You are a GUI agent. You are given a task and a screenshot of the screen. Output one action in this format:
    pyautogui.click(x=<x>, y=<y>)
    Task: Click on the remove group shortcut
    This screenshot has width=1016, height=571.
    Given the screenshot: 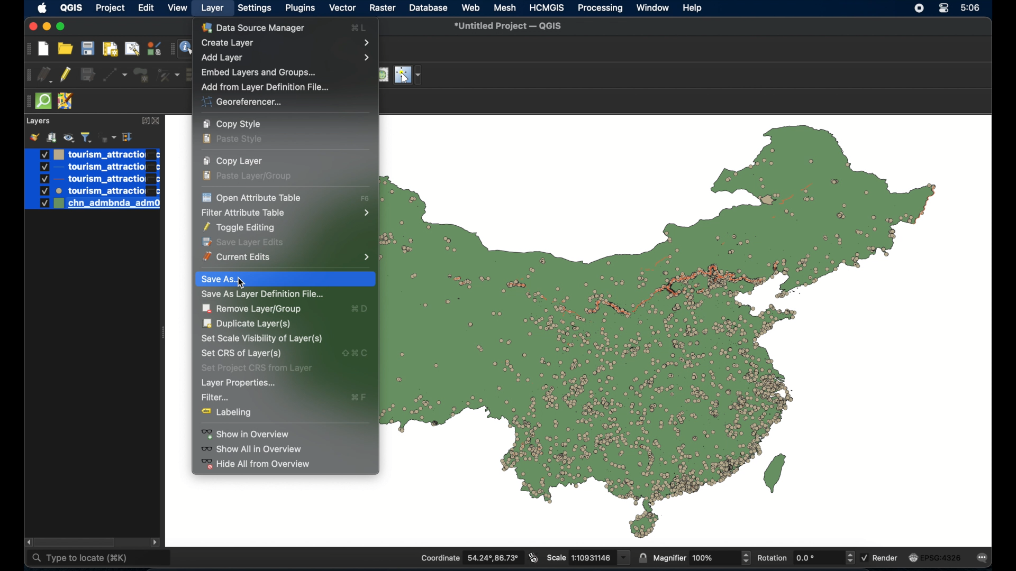 What is the action you would take?
    pyautogui.click(x=360, y=309)
    